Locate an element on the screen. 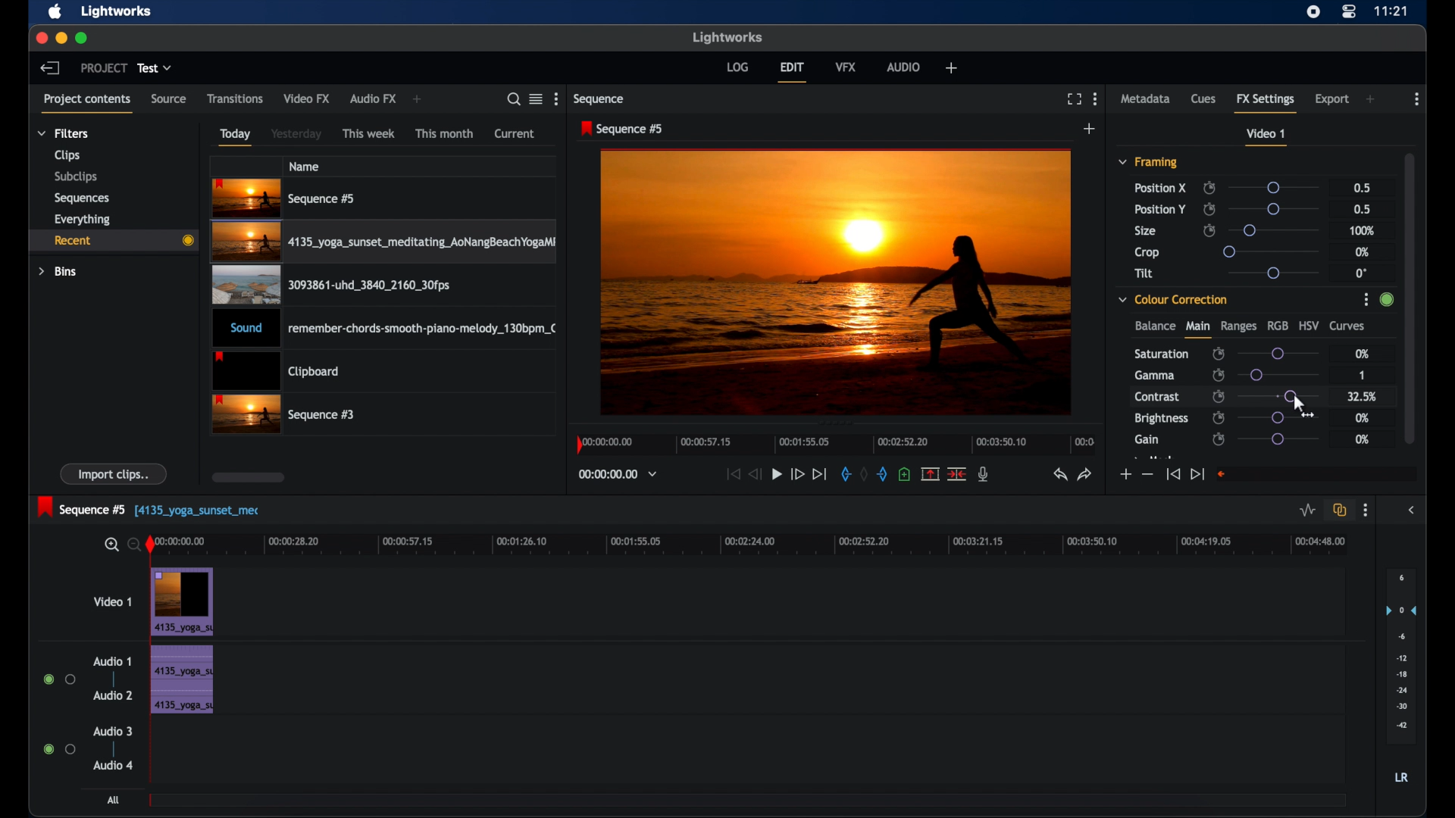  sidebar is located at coordinates (1414, 510).